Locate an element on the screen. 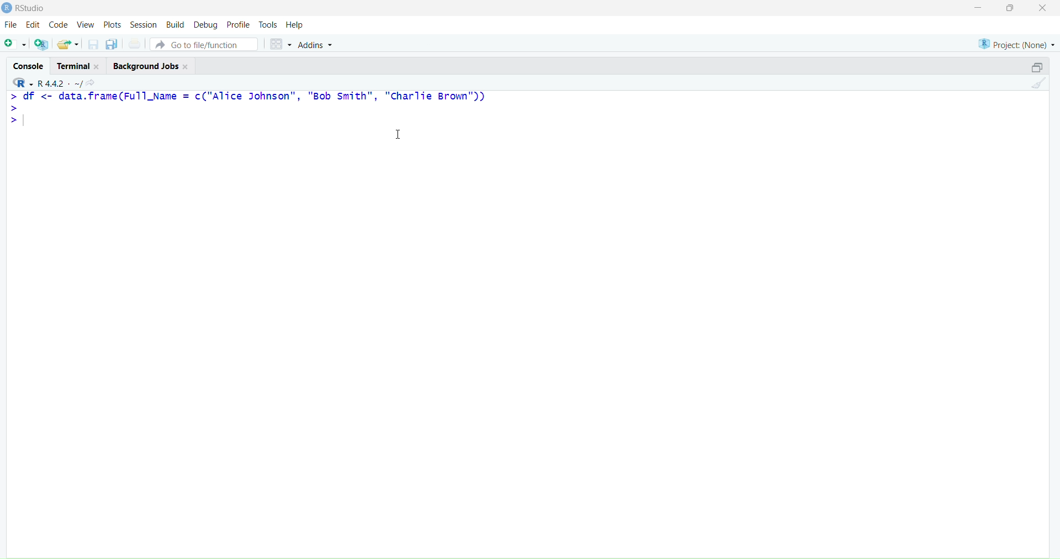  Cursor is located at coordinates (400, 136).